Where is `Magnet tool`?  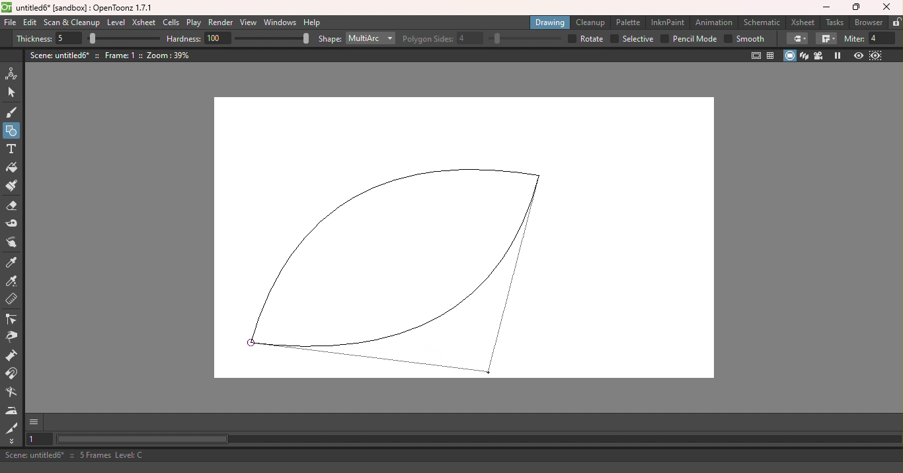
Magnet tool is located at coordinates (13, 375).